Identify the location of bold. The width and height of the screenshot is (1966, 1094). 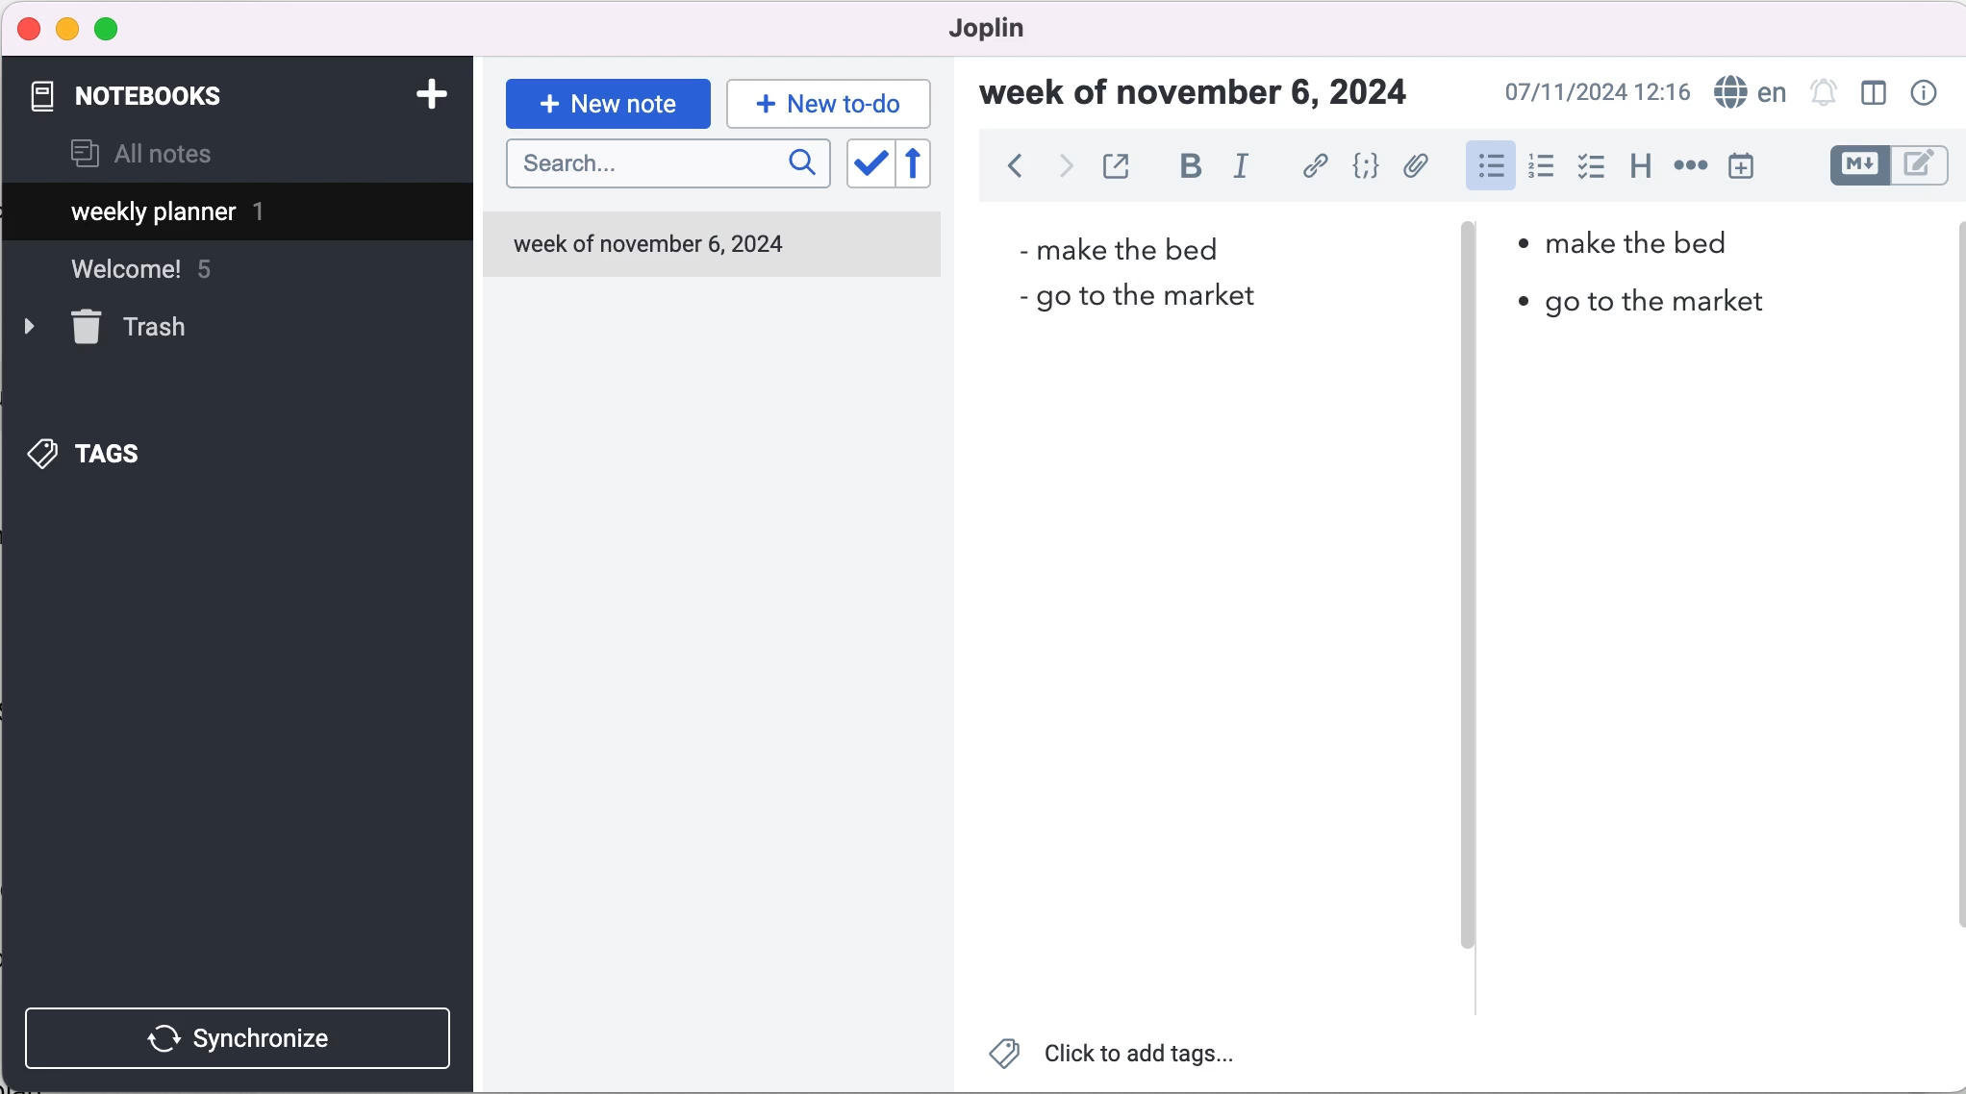
(1190, 167).